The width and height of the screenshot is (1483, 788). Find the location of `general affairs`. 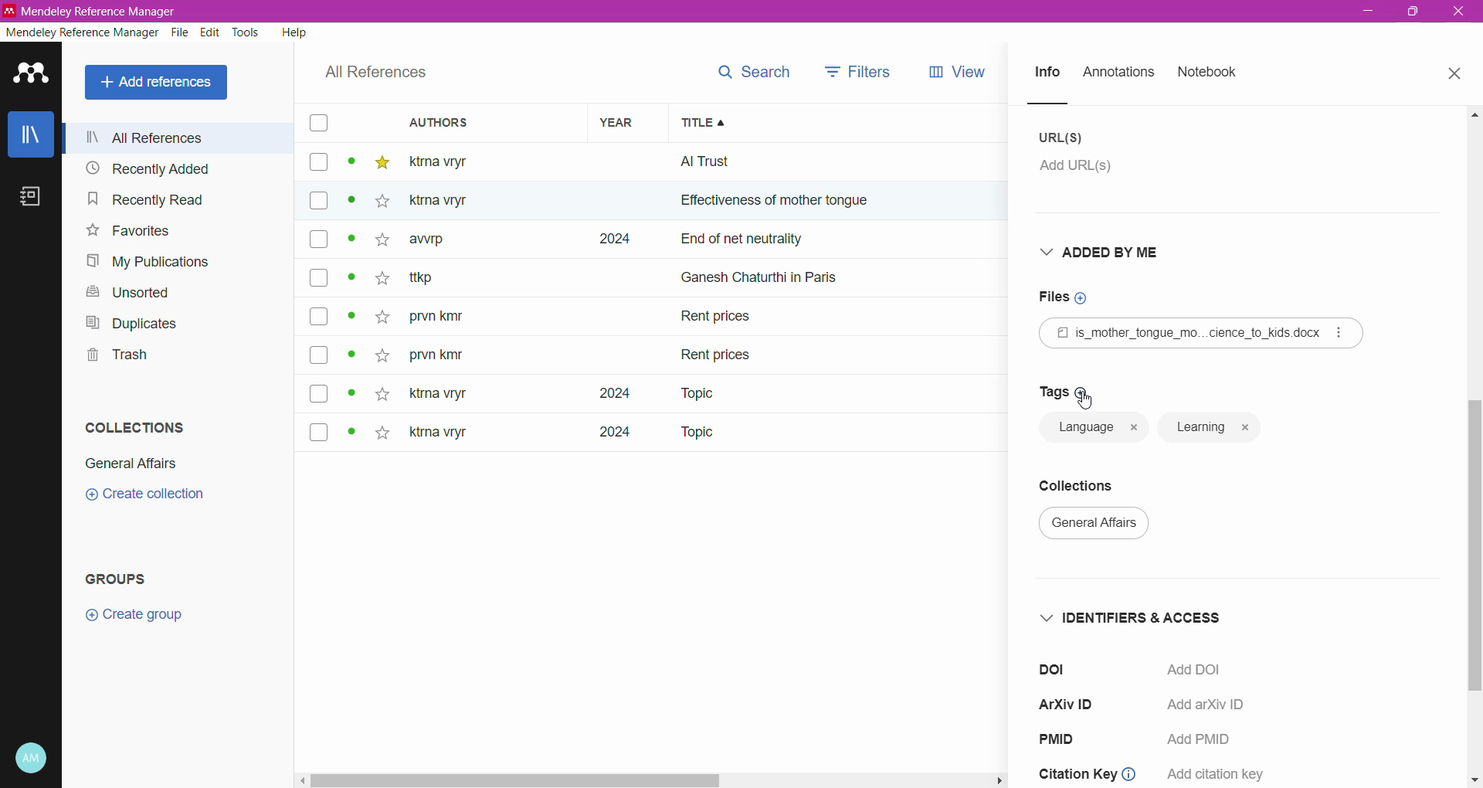

general affairs is located at coordinates (1101, 528).